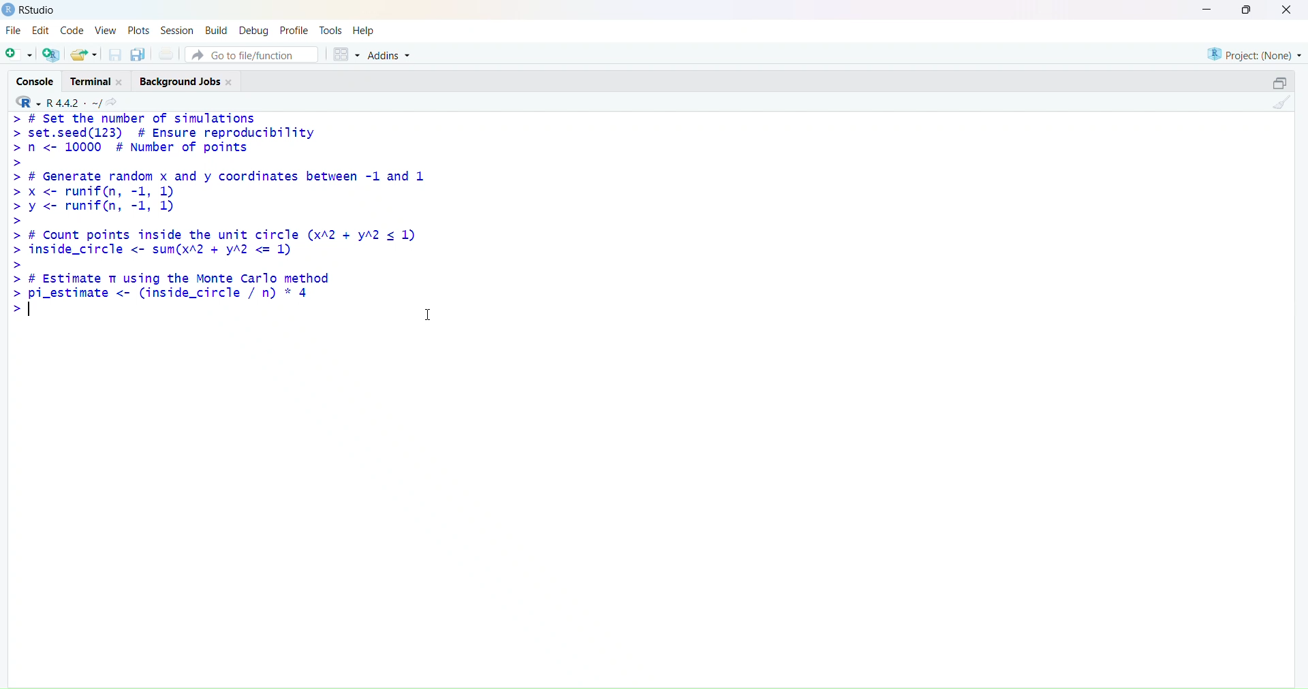 This screenshot has width=1308, height=689. I want to click on Maximize, so click(1249, 12).